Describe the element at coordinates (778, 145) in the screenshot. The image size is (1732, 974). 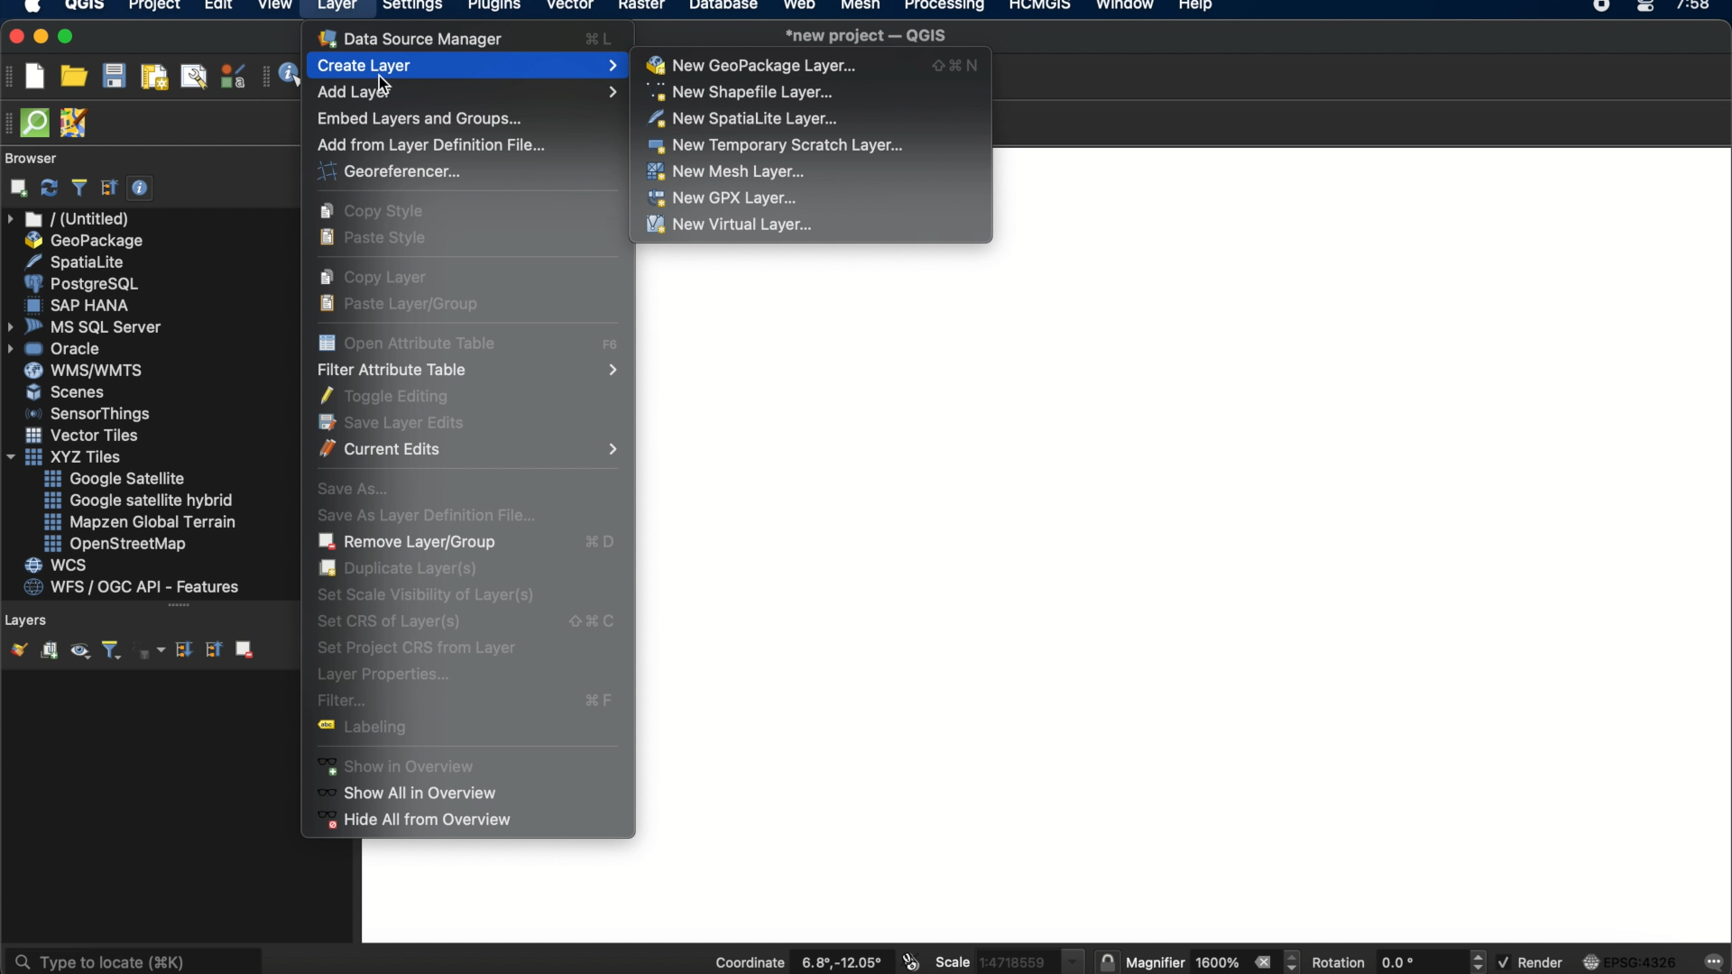
I see `new temporary scratch layer` at that location.